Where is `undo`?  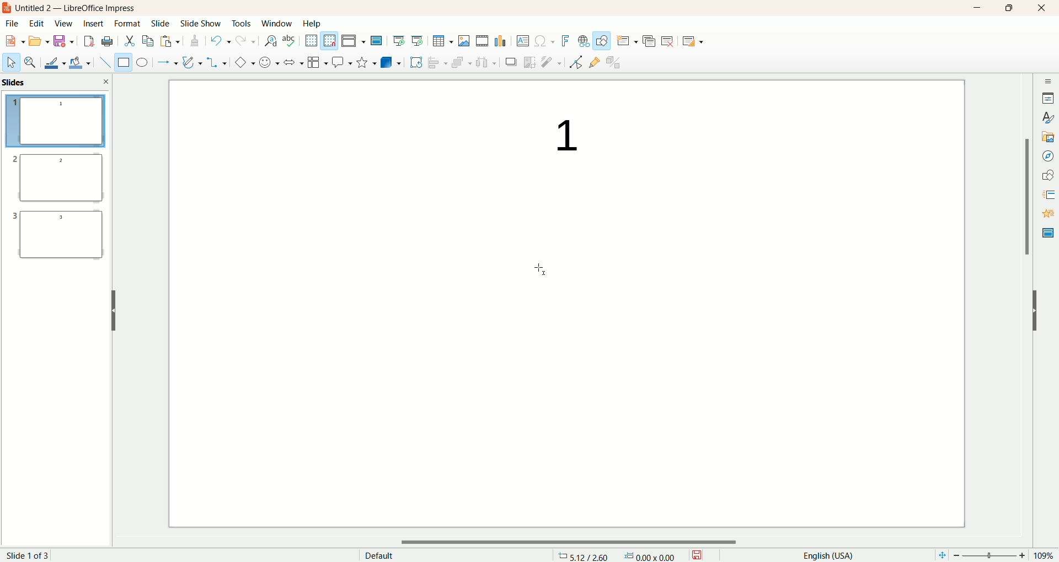
undo is located at coordinates (219, 42).